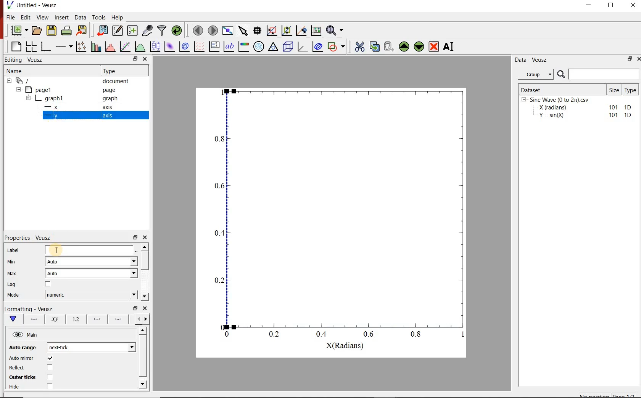  What do you see at coordinates (83, 30) in the screenshot?
I see `export to graphics` at bounding box center [83, 30].